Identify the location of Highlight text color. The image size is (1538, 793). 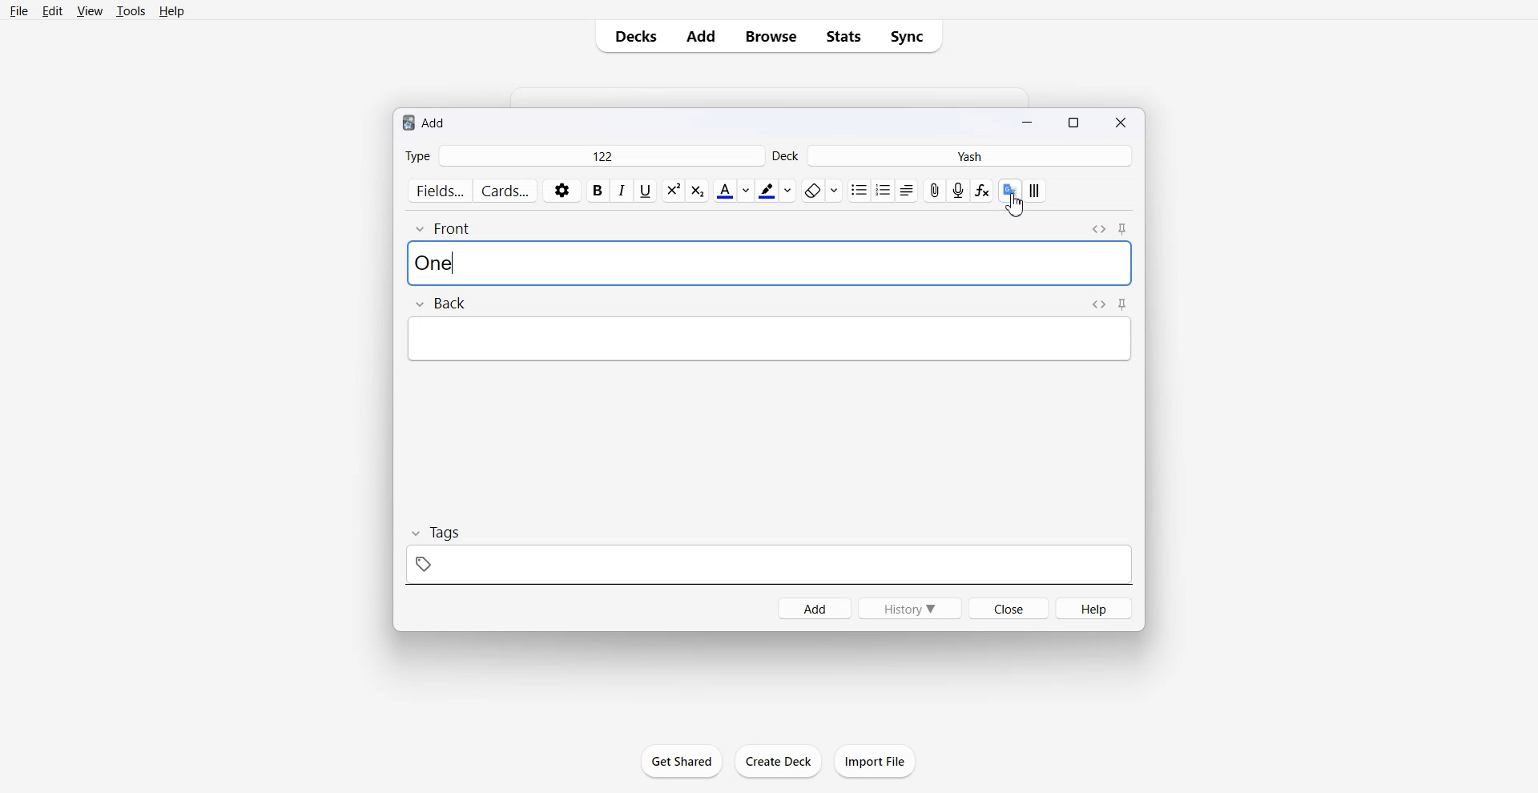
(777, 190).